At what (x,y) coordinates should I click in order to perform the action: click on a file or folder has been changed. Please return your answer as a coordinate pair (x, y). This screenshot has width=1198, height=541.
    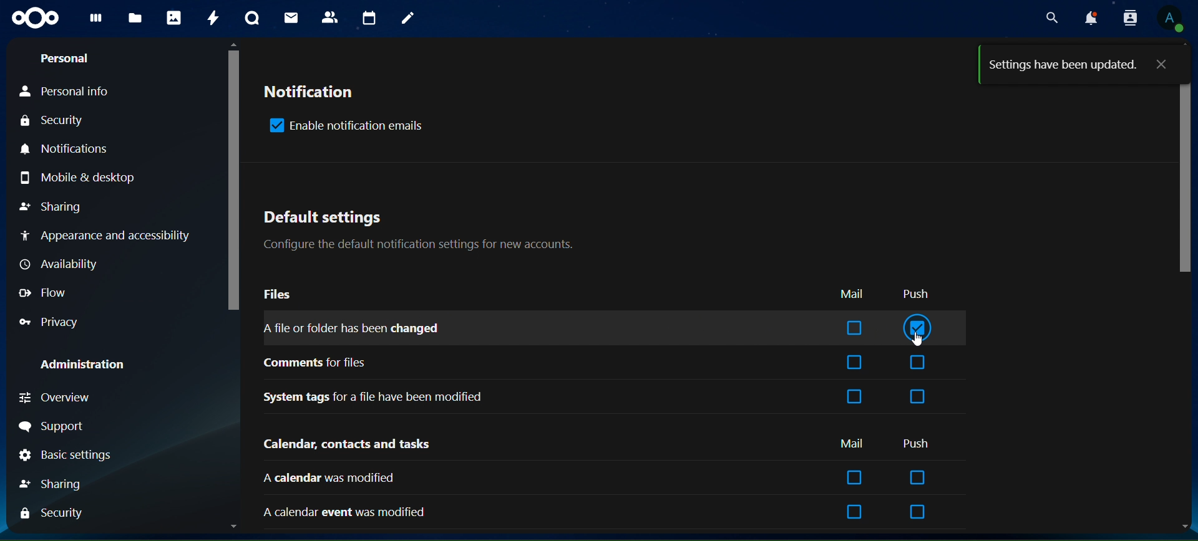
    Looking at the image, I should click on (356, 329).